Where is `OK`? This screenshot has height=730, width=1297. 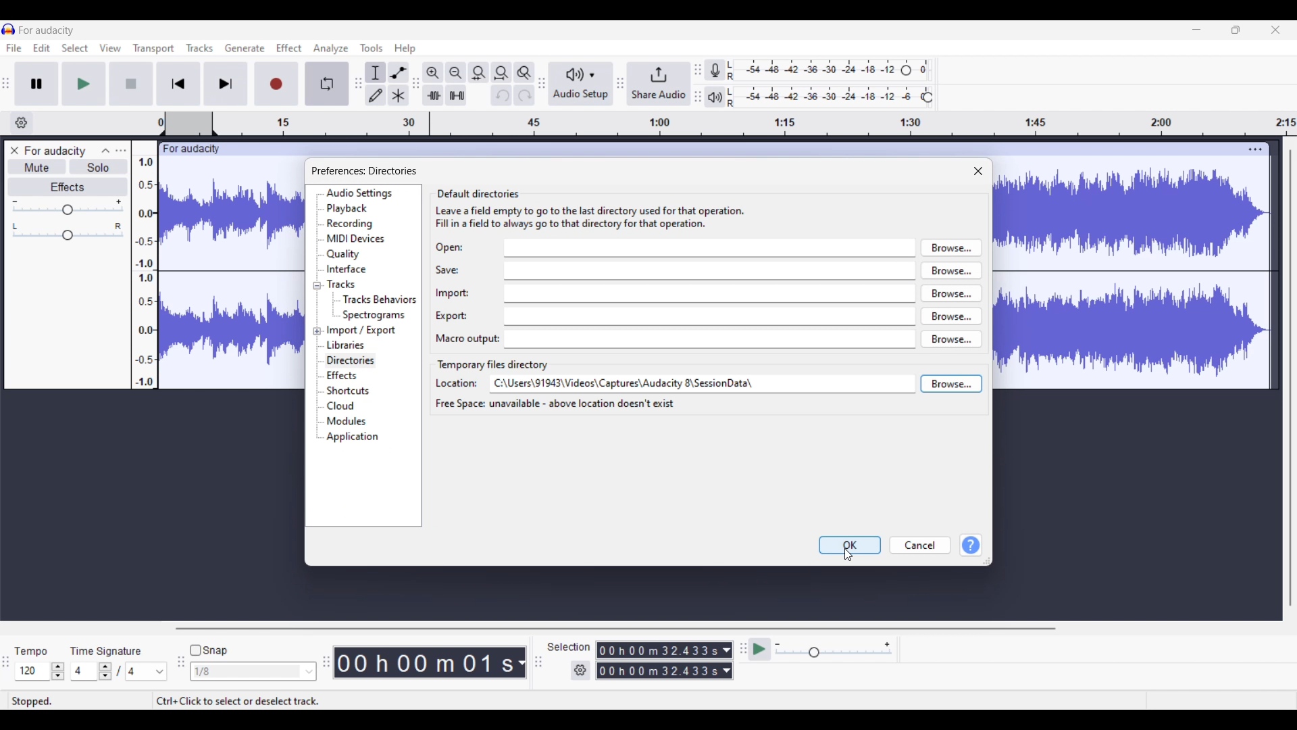 OK is located at coordinates (850, 545).